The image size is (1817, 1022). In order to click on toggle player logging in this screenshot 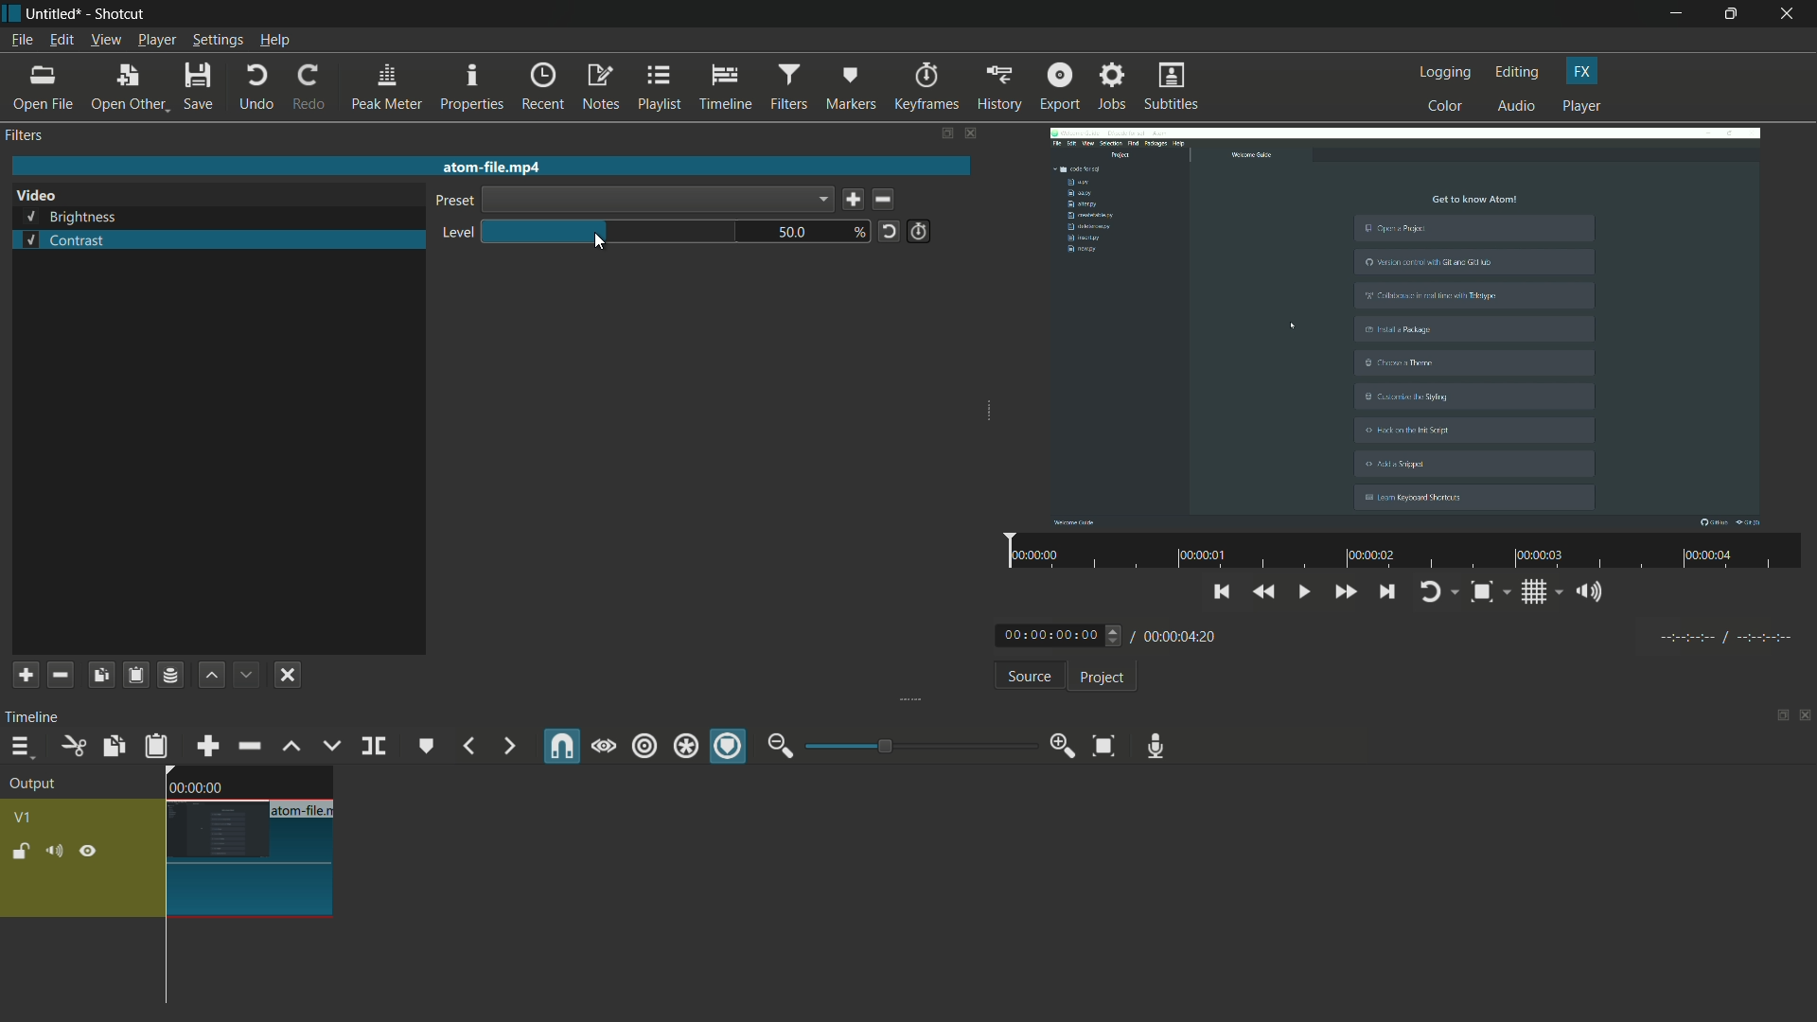, I will do `click(1438, 591)`.